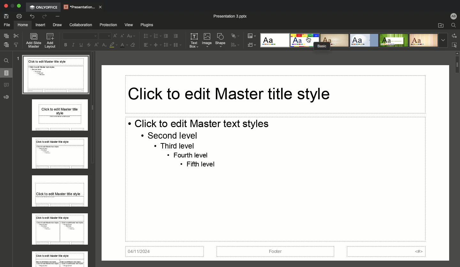  I want to click on Change case, so click(130, 35).